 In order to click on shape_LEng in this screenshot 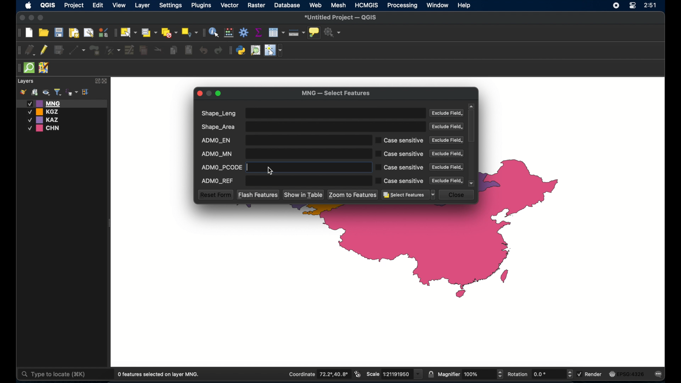, I will do `click(312, 113)`.